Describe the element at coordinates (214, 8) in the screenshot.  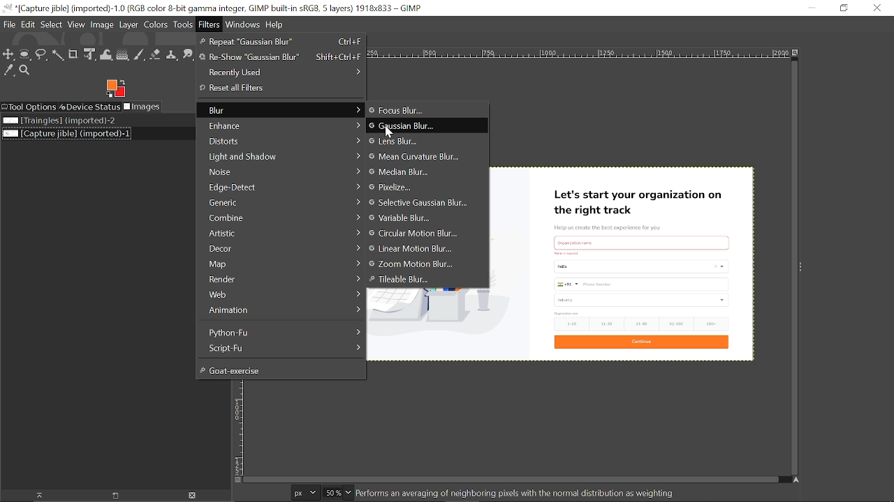
I see `Current window` at that location.